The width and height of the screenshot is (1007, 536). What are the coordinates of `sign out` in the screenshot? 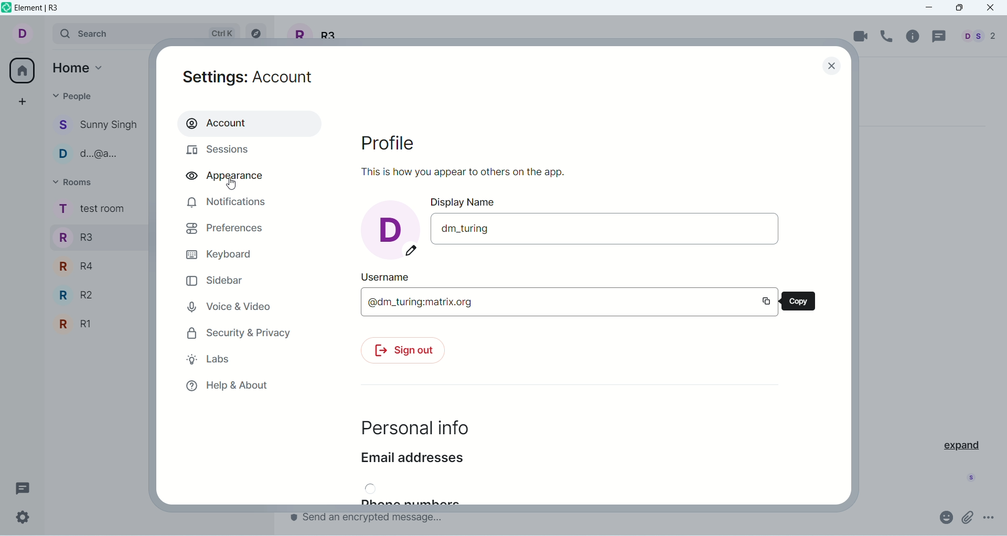 It's located at (402, 352).